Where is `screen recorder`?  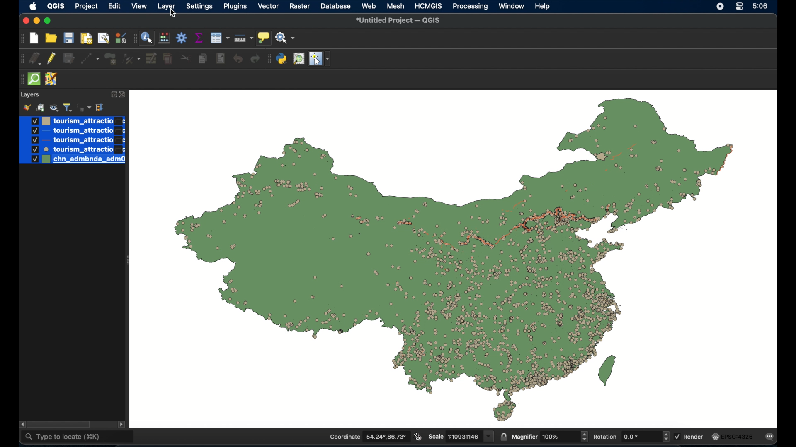 screen recorder is located at coordinates (721, 6).